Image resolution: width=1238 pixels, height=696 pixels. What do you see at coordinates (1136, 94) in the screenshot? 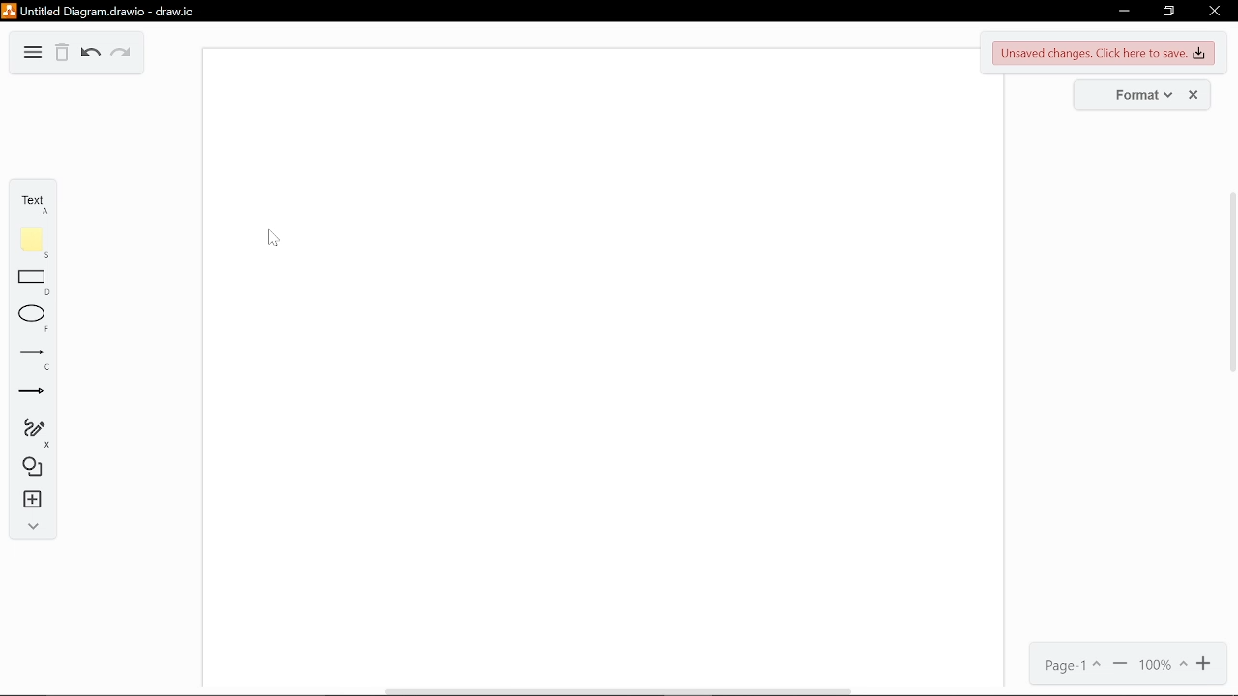
I see `format` at bounding box center [1136, 94].